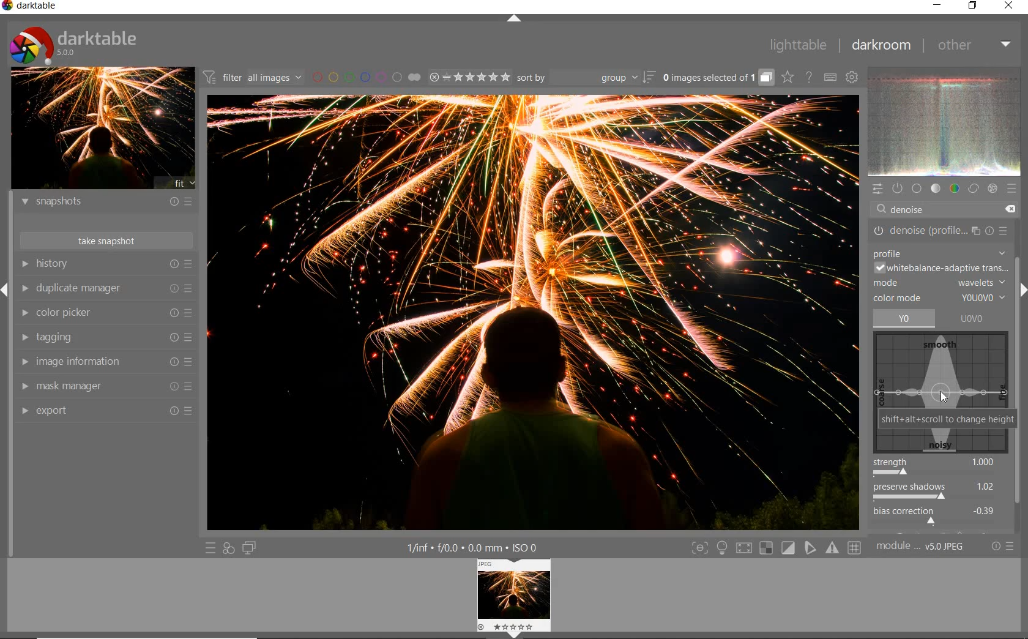 This screenshot has height=639, width=1028. Describe the element at coordinates (107, 265) in the screenshot. I see `history` at that location.